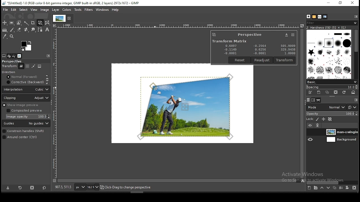 This screenshot has height=202, width=360. I want to click on , so click(286, 35).